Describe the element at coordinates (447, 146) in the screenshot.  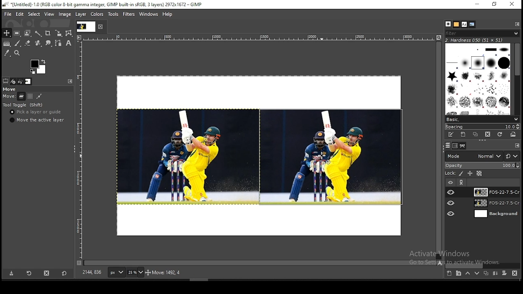
I see `layers` at that location.